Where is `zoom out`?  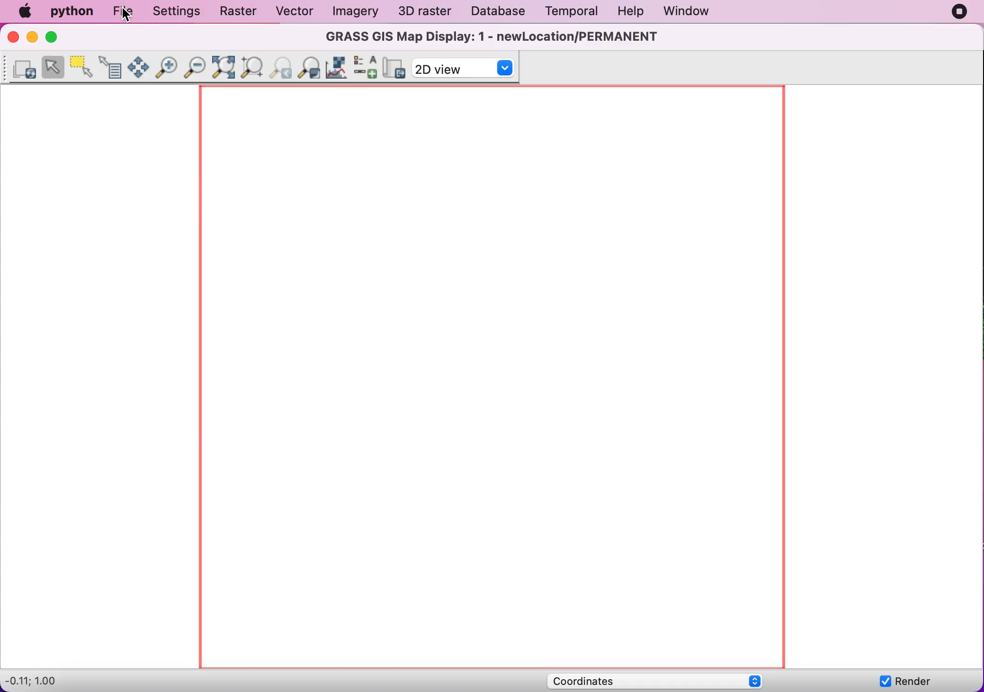
zoom out is located at coordinates (195, 67).